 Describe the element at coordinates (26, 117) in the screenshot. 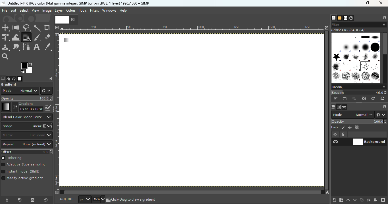

I see `Which color space to use when blending RGB gradient segments` at that location.